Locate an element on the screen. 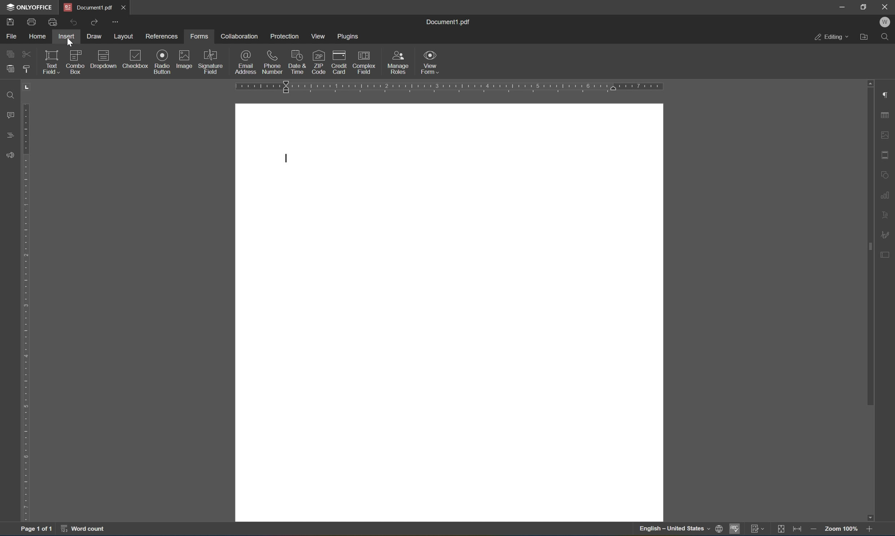  references is located at coordinates (160, 38).